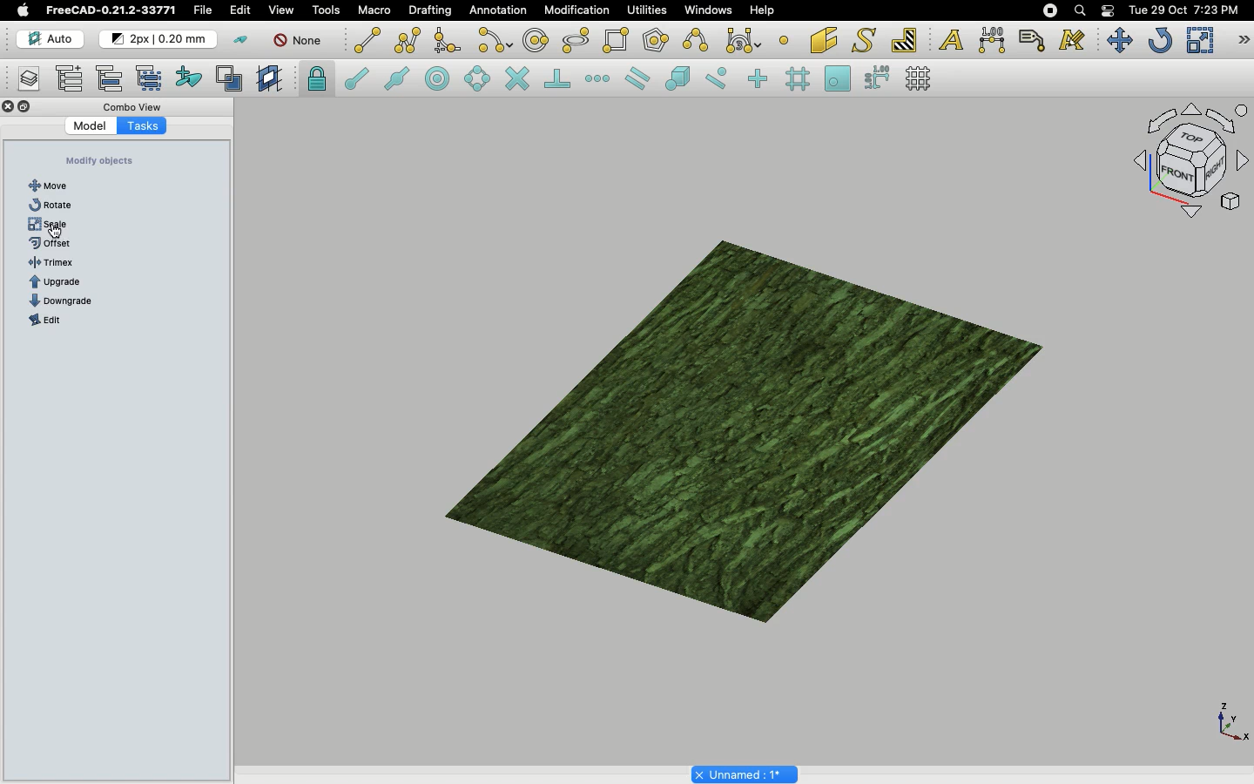 The width and height of the screenshot is (1254, 784). I want to click on Create working plane proxy, so click(272, 80).